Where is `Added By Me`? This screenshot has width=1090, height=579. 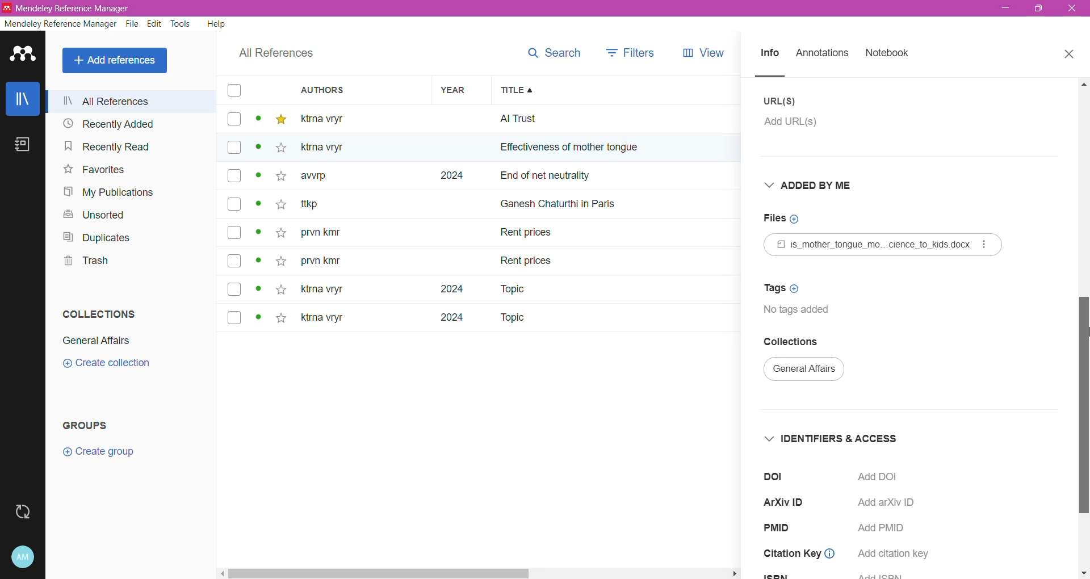 Added By Me is located at coordinates (816, 185).